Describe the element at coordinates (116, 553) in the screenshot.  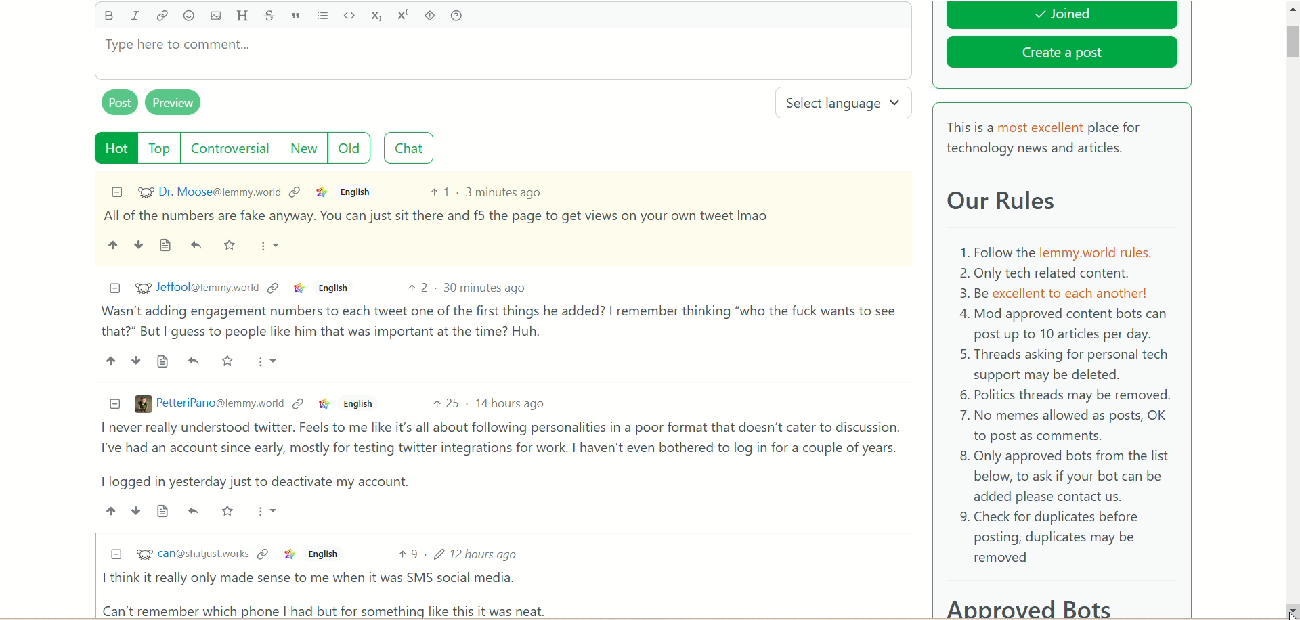
I see `Collapse` at that location.